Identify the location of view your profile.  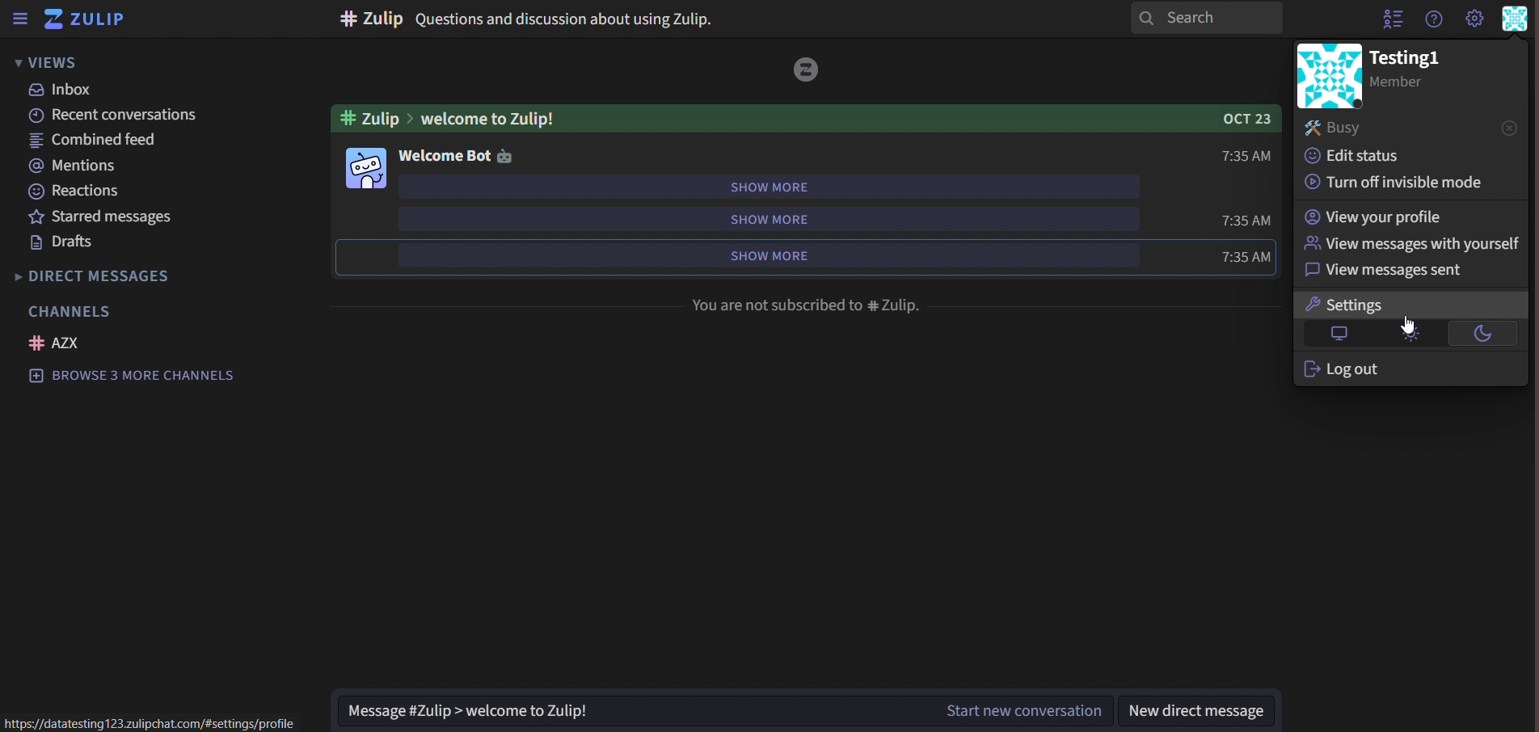
(1376, 216).